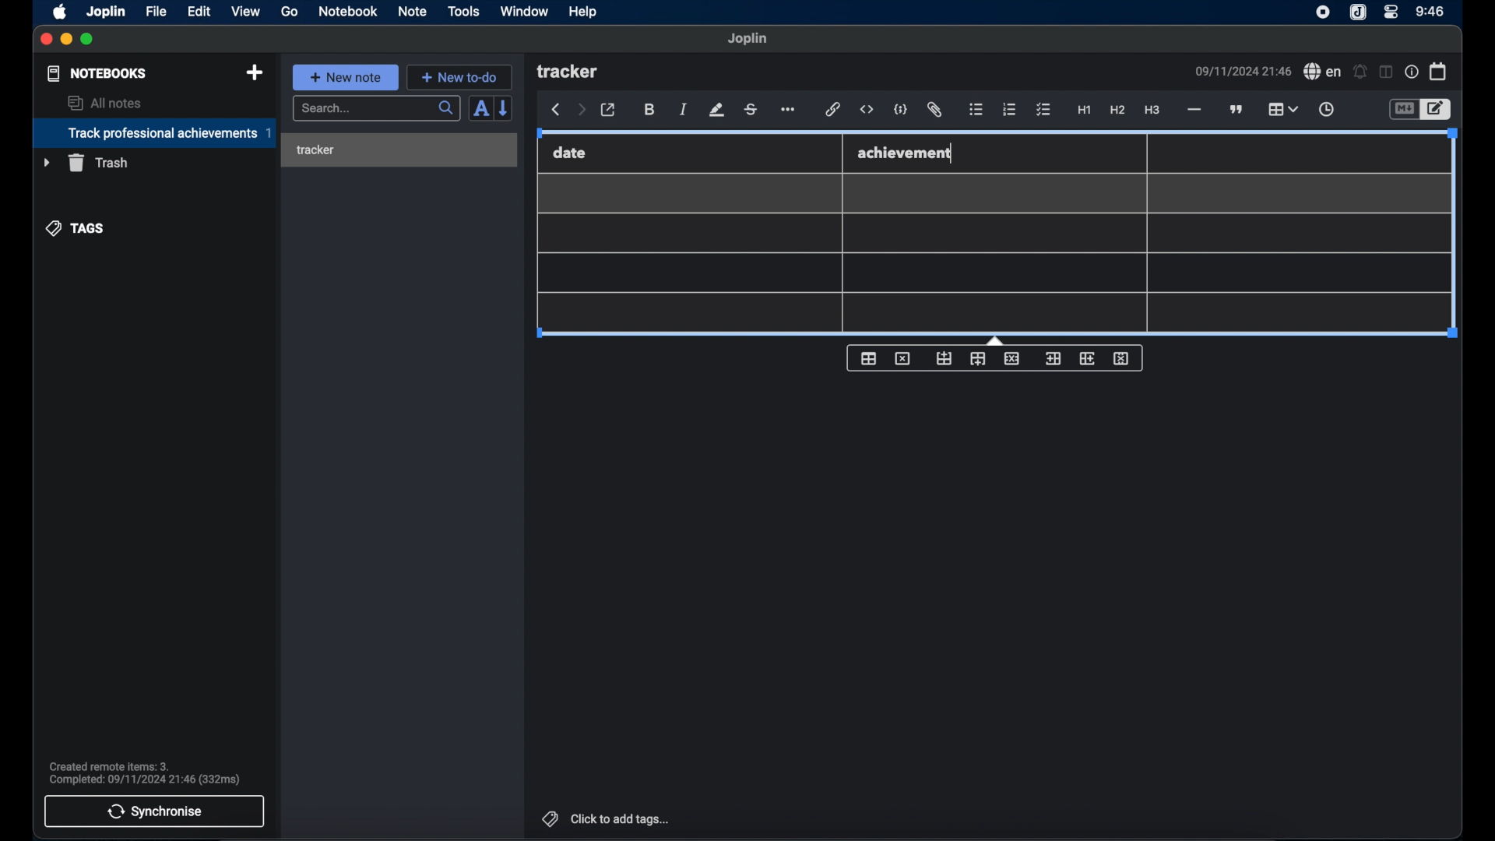 Image resolution: width=1495 pixels, height=841 pixels. Describe the element at coordinates (1237, 109) in the screenshot. I see `block quote` at that location.